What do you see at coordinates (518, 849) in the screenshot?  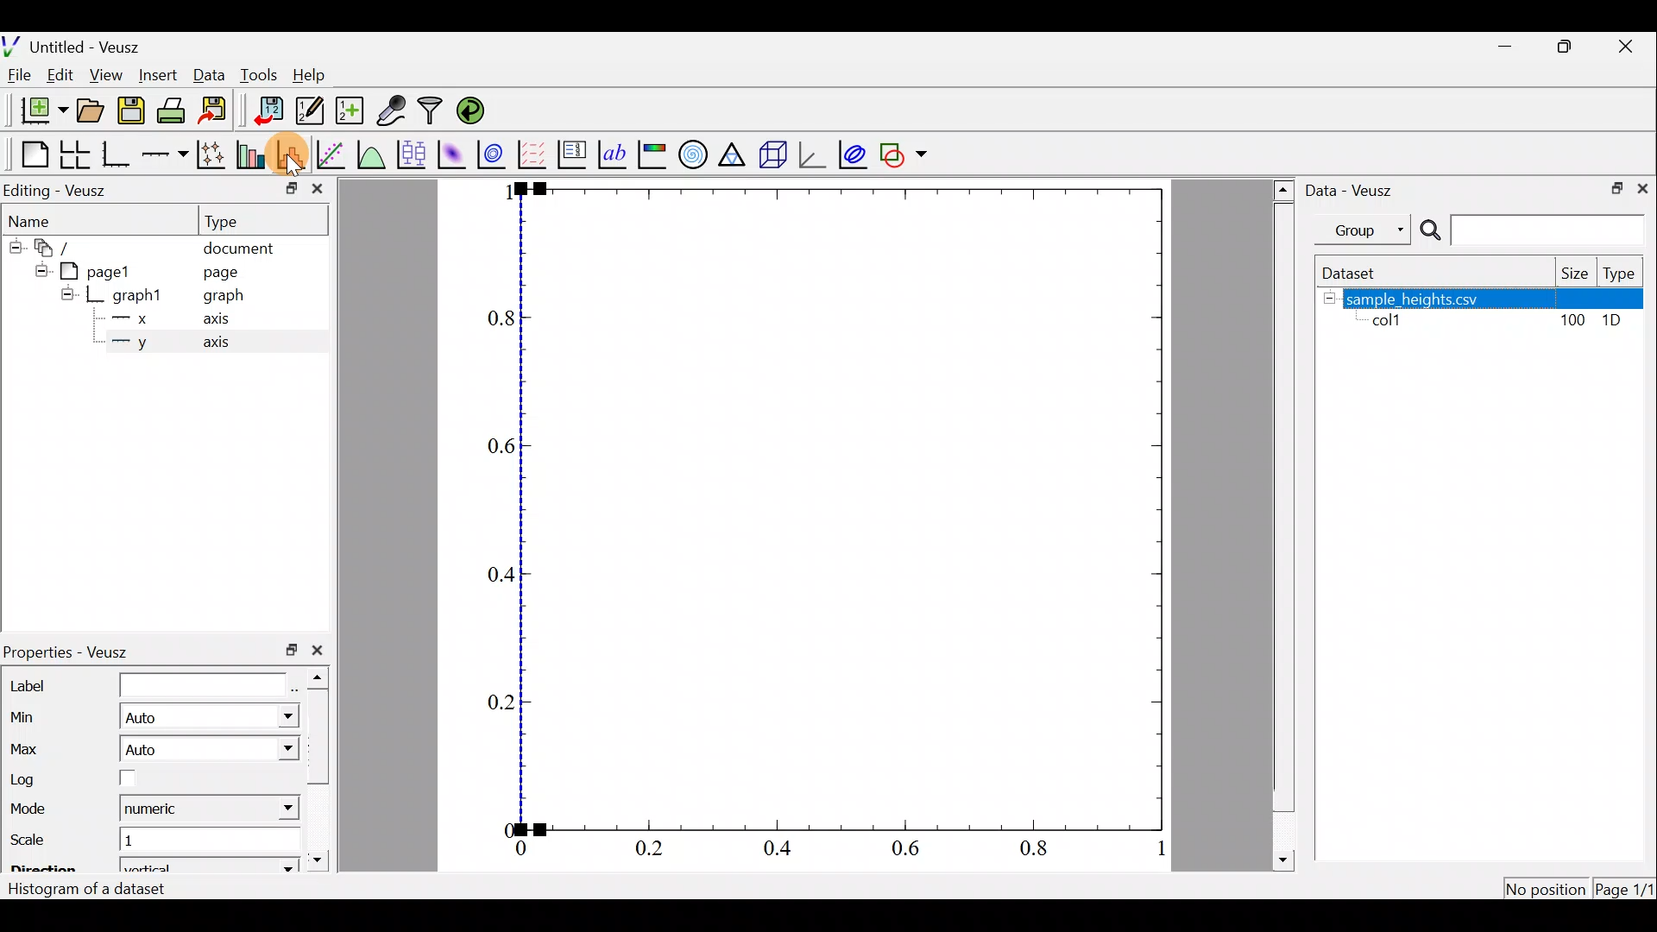 I see `0` at bounding box center [518, 849].